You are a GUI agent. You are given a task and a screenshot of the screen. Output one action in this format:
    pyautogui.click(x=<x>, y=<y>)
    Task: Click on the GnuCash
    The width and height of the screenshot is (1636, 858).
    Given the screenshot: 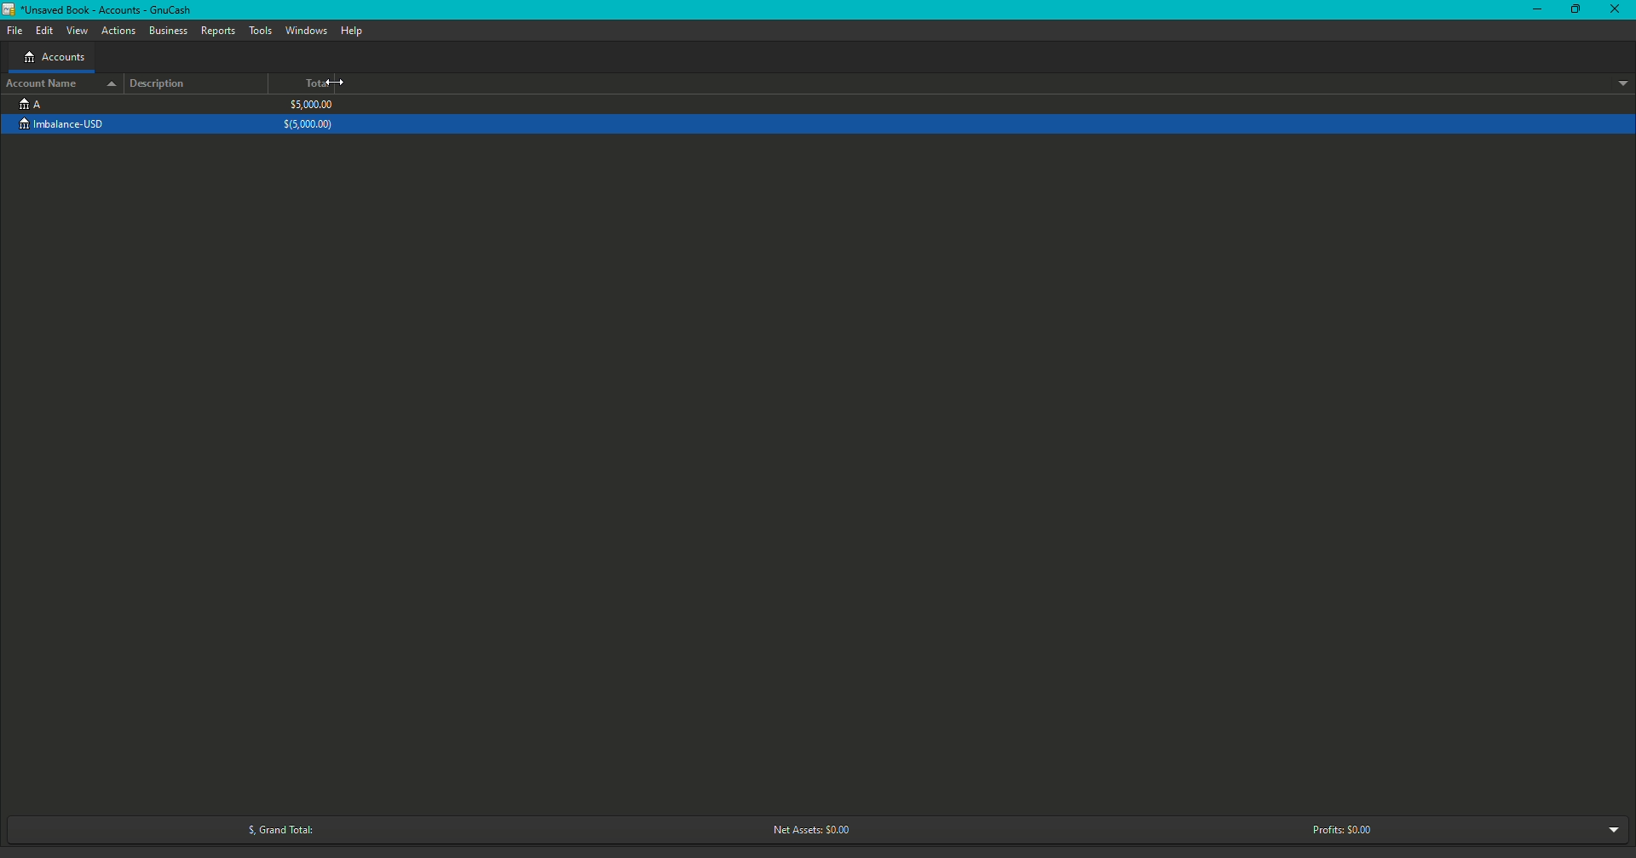 What is the action you would take?
    pyautogui.click(x=101, y=12)
    